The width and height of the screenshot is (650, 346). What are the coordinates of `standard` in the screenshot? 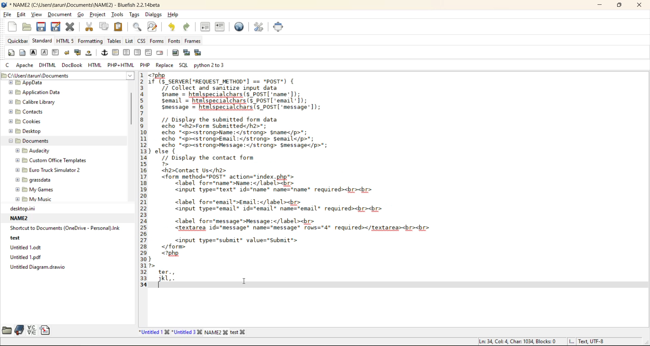 It's located at (42, 40).